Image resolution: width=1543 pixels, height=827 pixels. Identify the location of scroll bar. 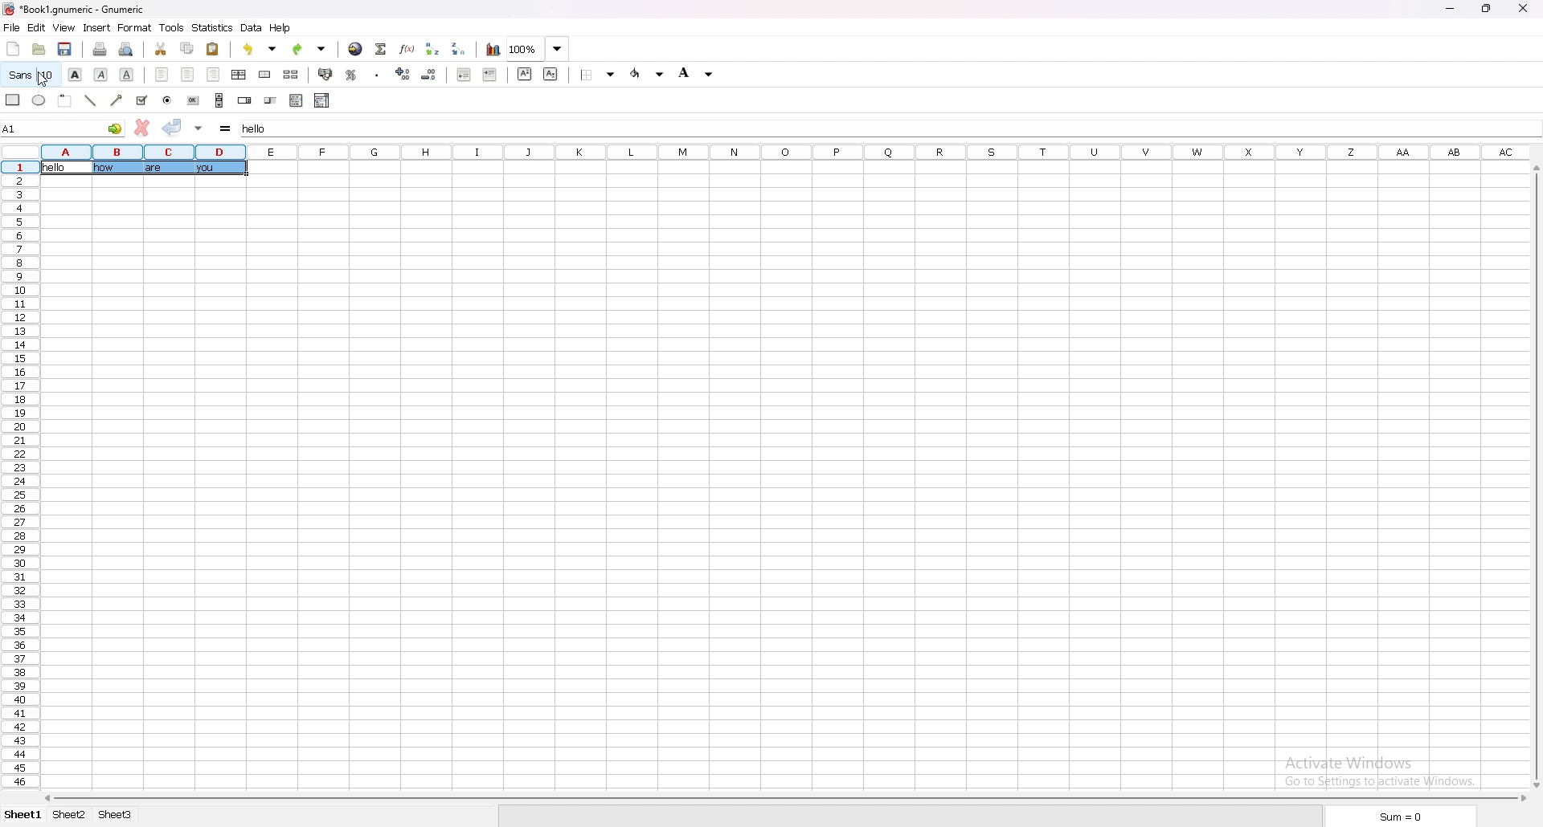
(219, 100).